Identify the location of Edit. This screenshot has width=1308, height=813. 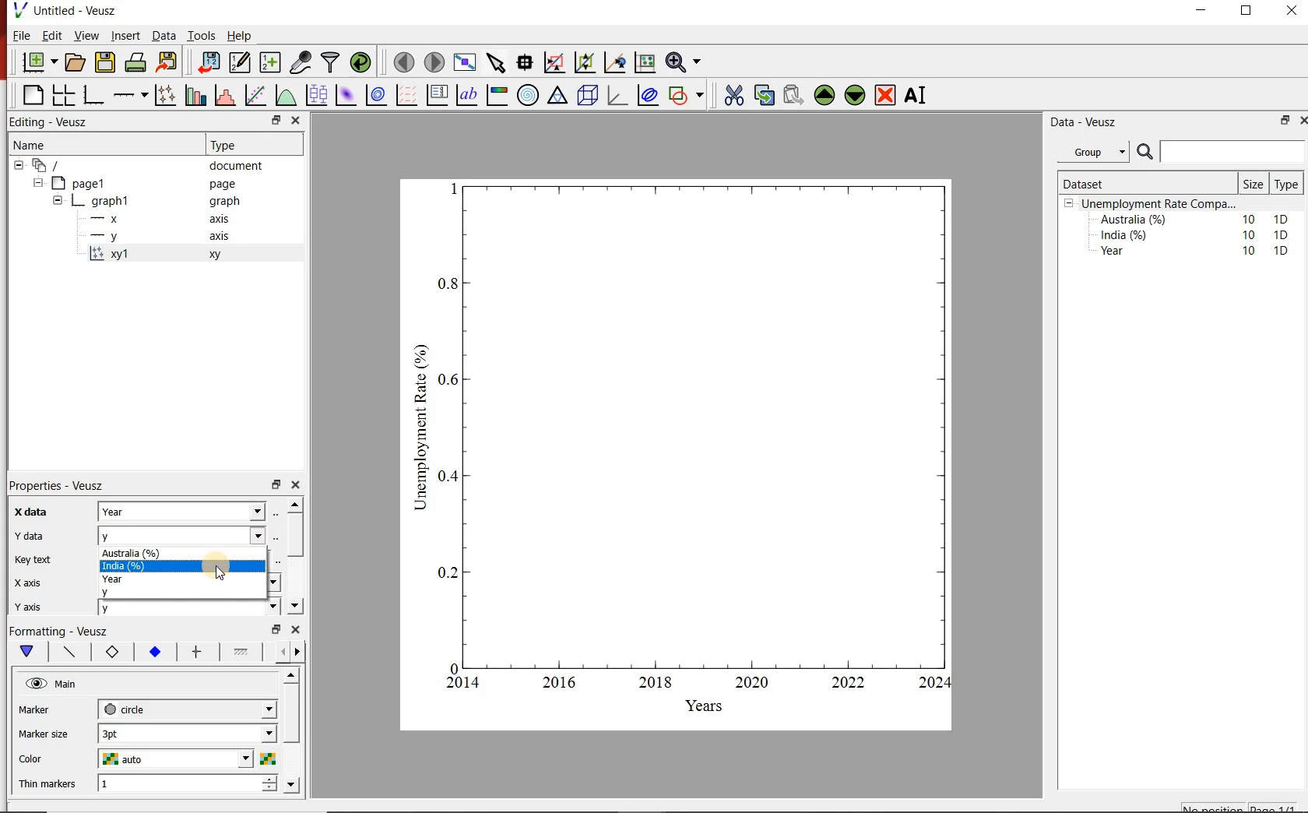
(50, 35).